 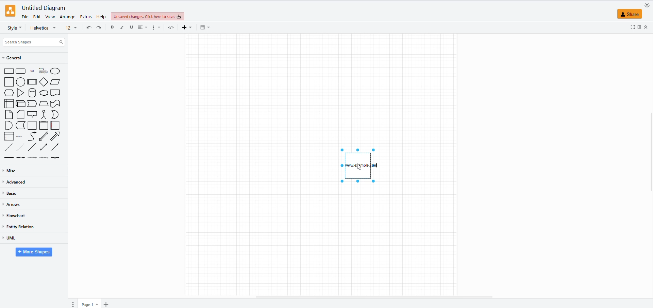 What do you see at coordinates (123, 27) in the screenshot?
I see `italic` at bounding box center [123, 27].